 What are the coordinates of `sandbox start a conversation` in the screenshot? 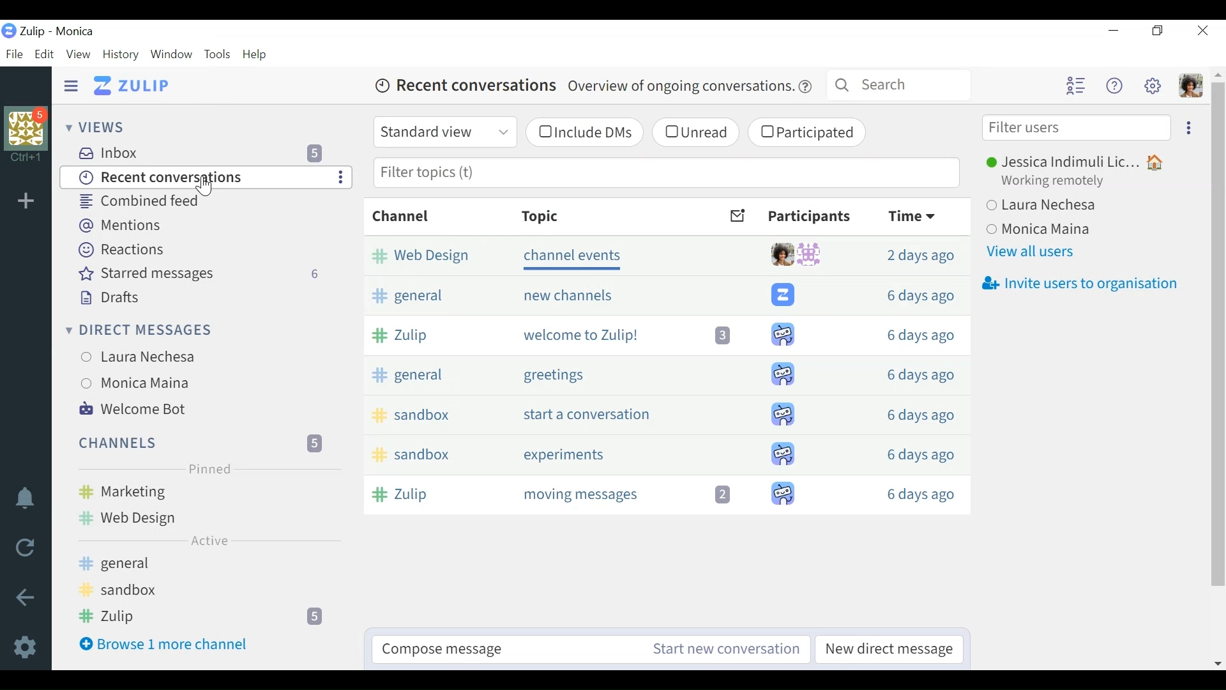 It's located at (665, 411).